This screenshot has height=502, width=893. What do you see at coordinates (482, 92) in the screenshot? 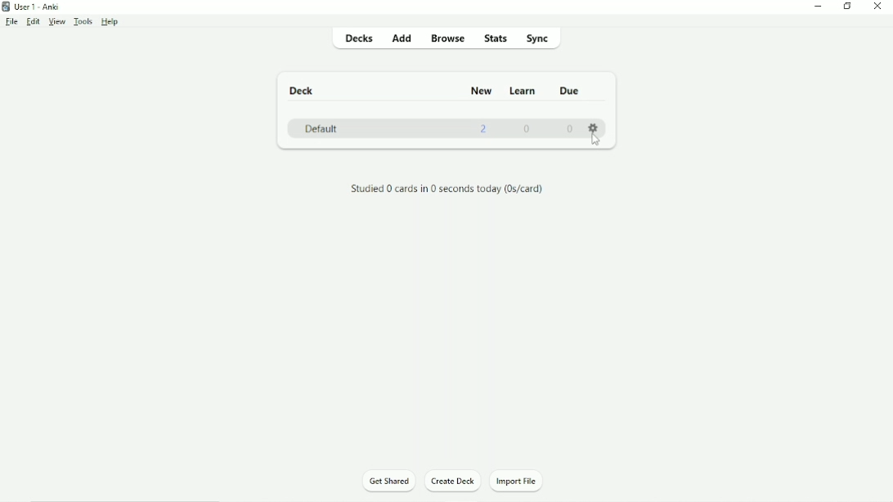
I see `New` at bounding box center [482, 92].